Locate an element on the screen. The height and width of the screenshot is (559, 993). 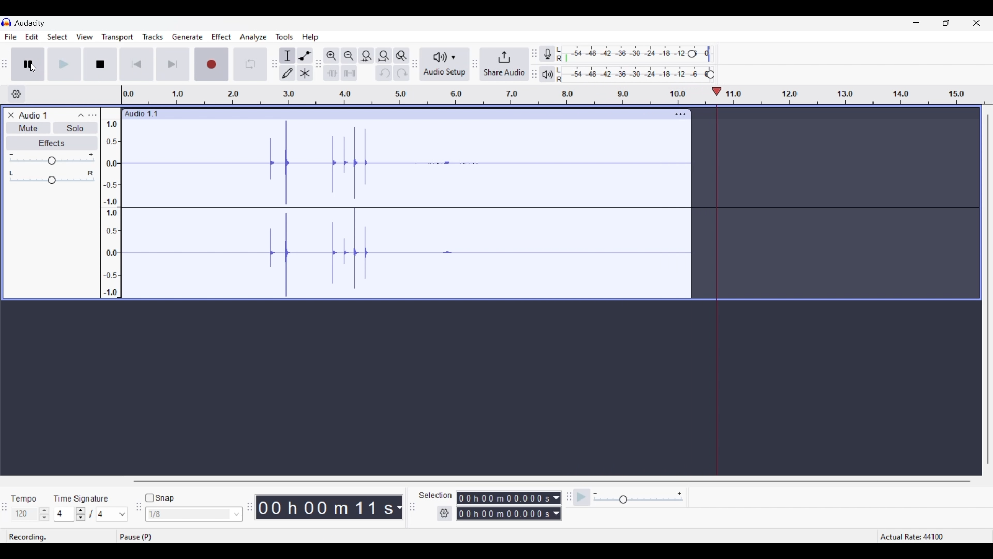
Select menu is located at coordinates (58, 37).